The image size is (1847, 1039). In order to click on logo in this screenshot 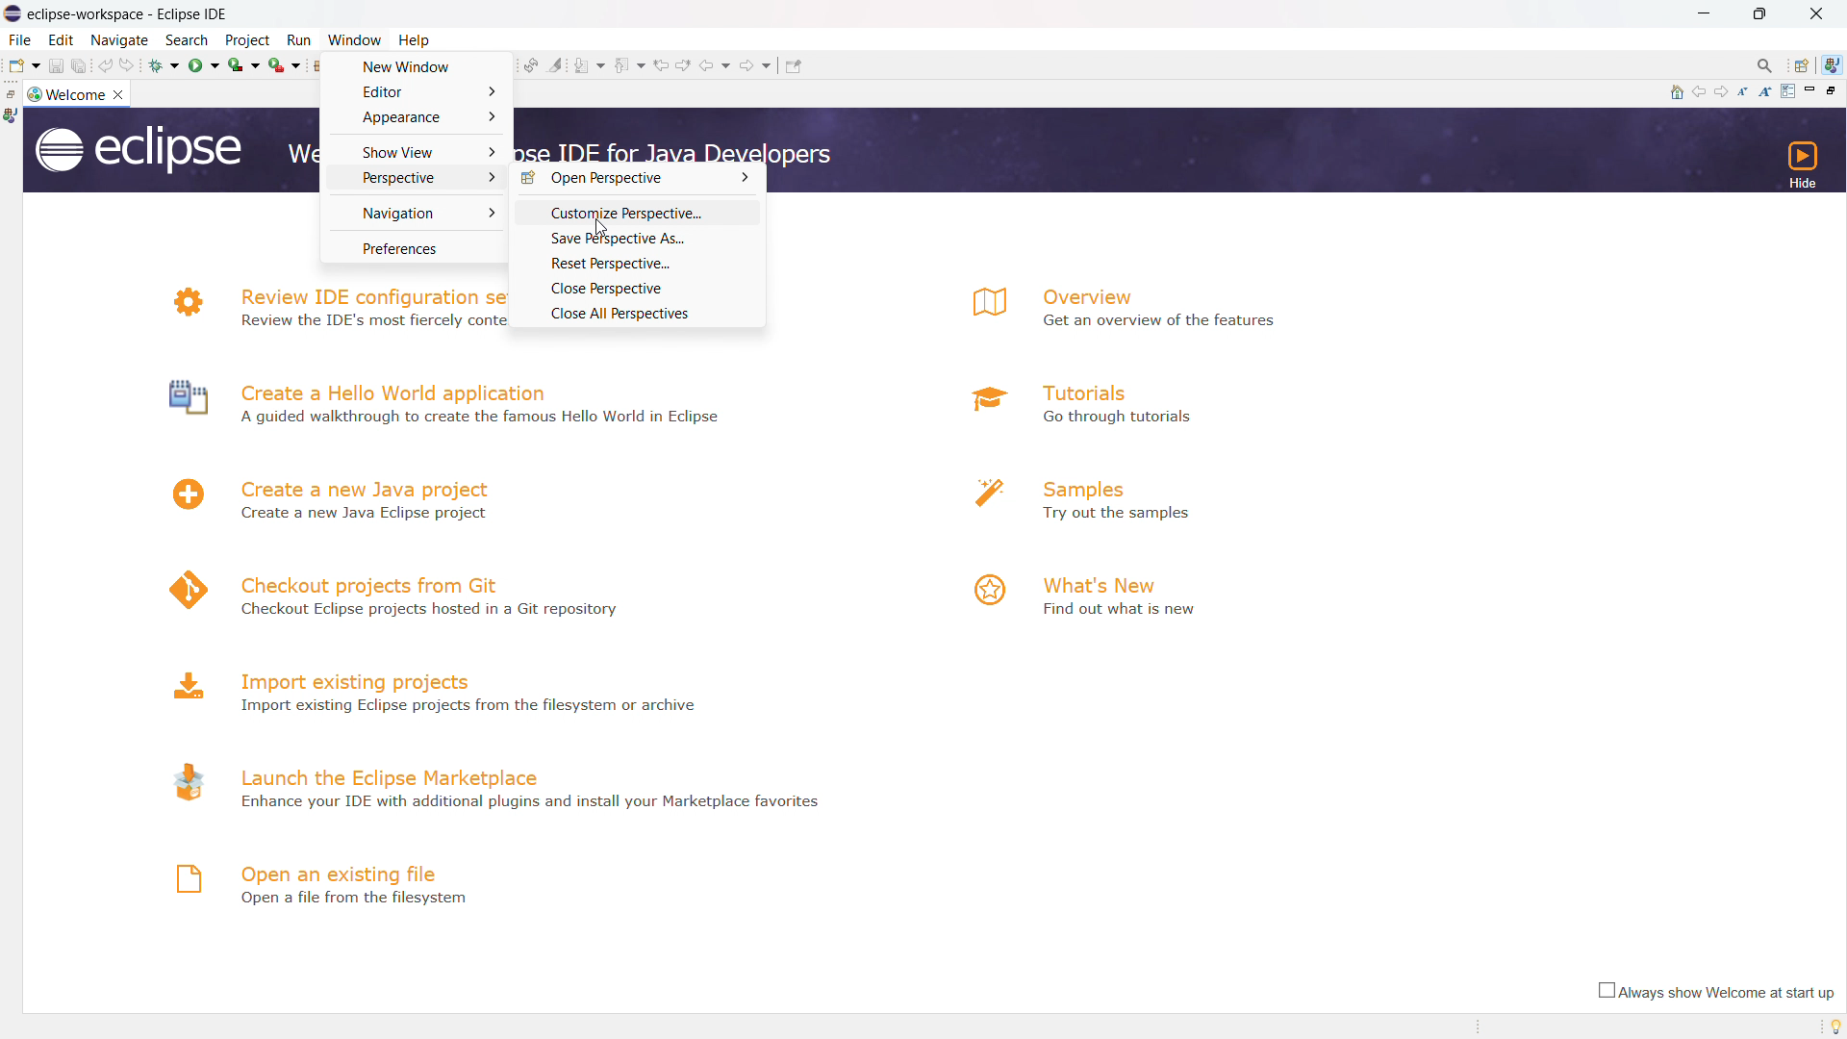, I will do `click(979, 400)`.